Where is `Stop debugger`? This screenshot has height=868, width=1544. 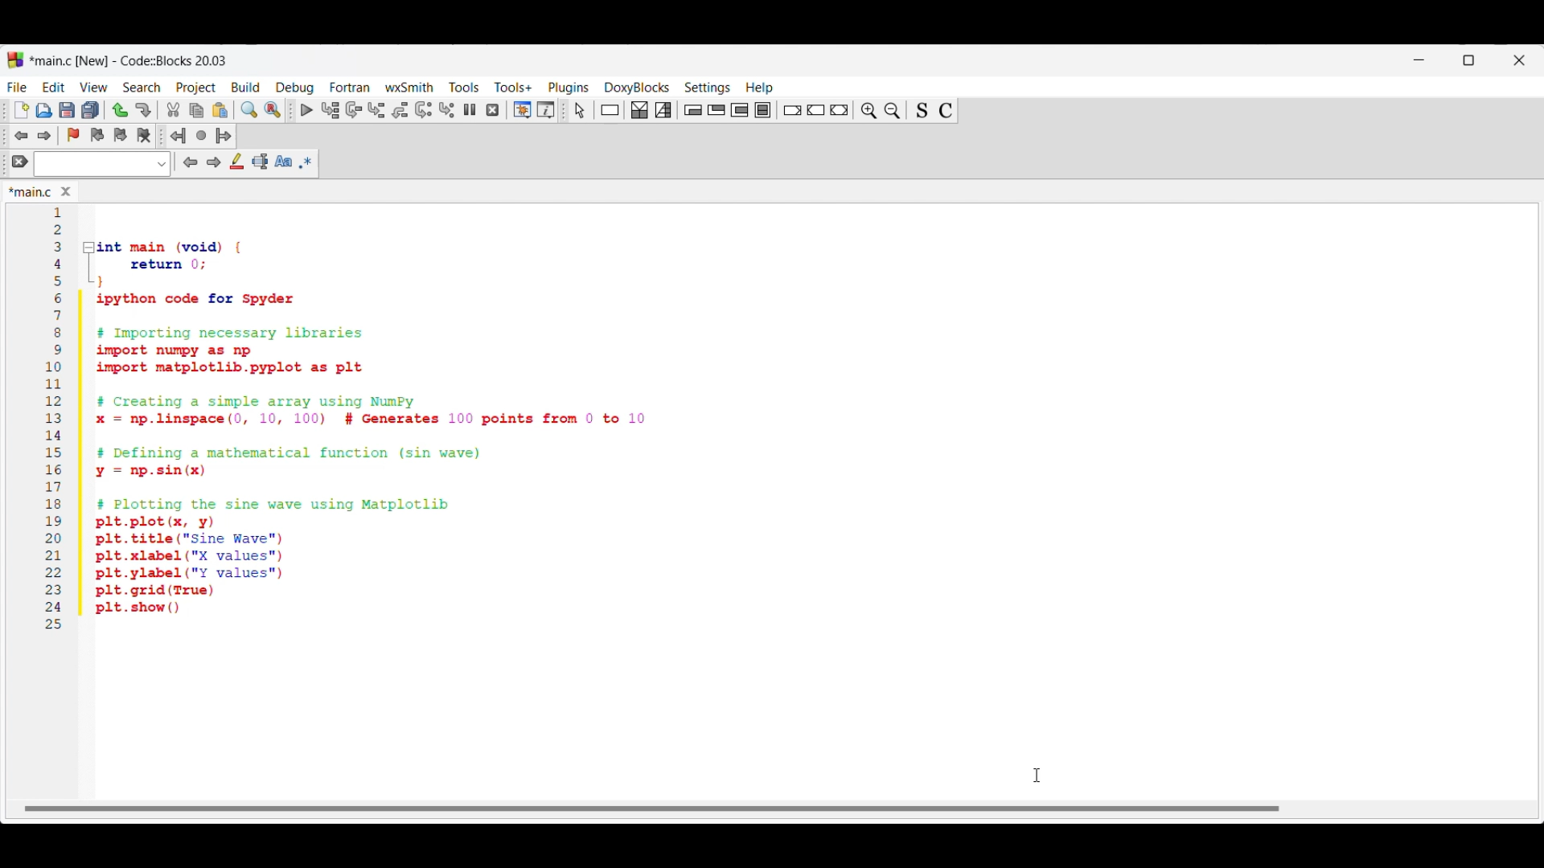 Stop debugger is located at coordinates (492, 110).